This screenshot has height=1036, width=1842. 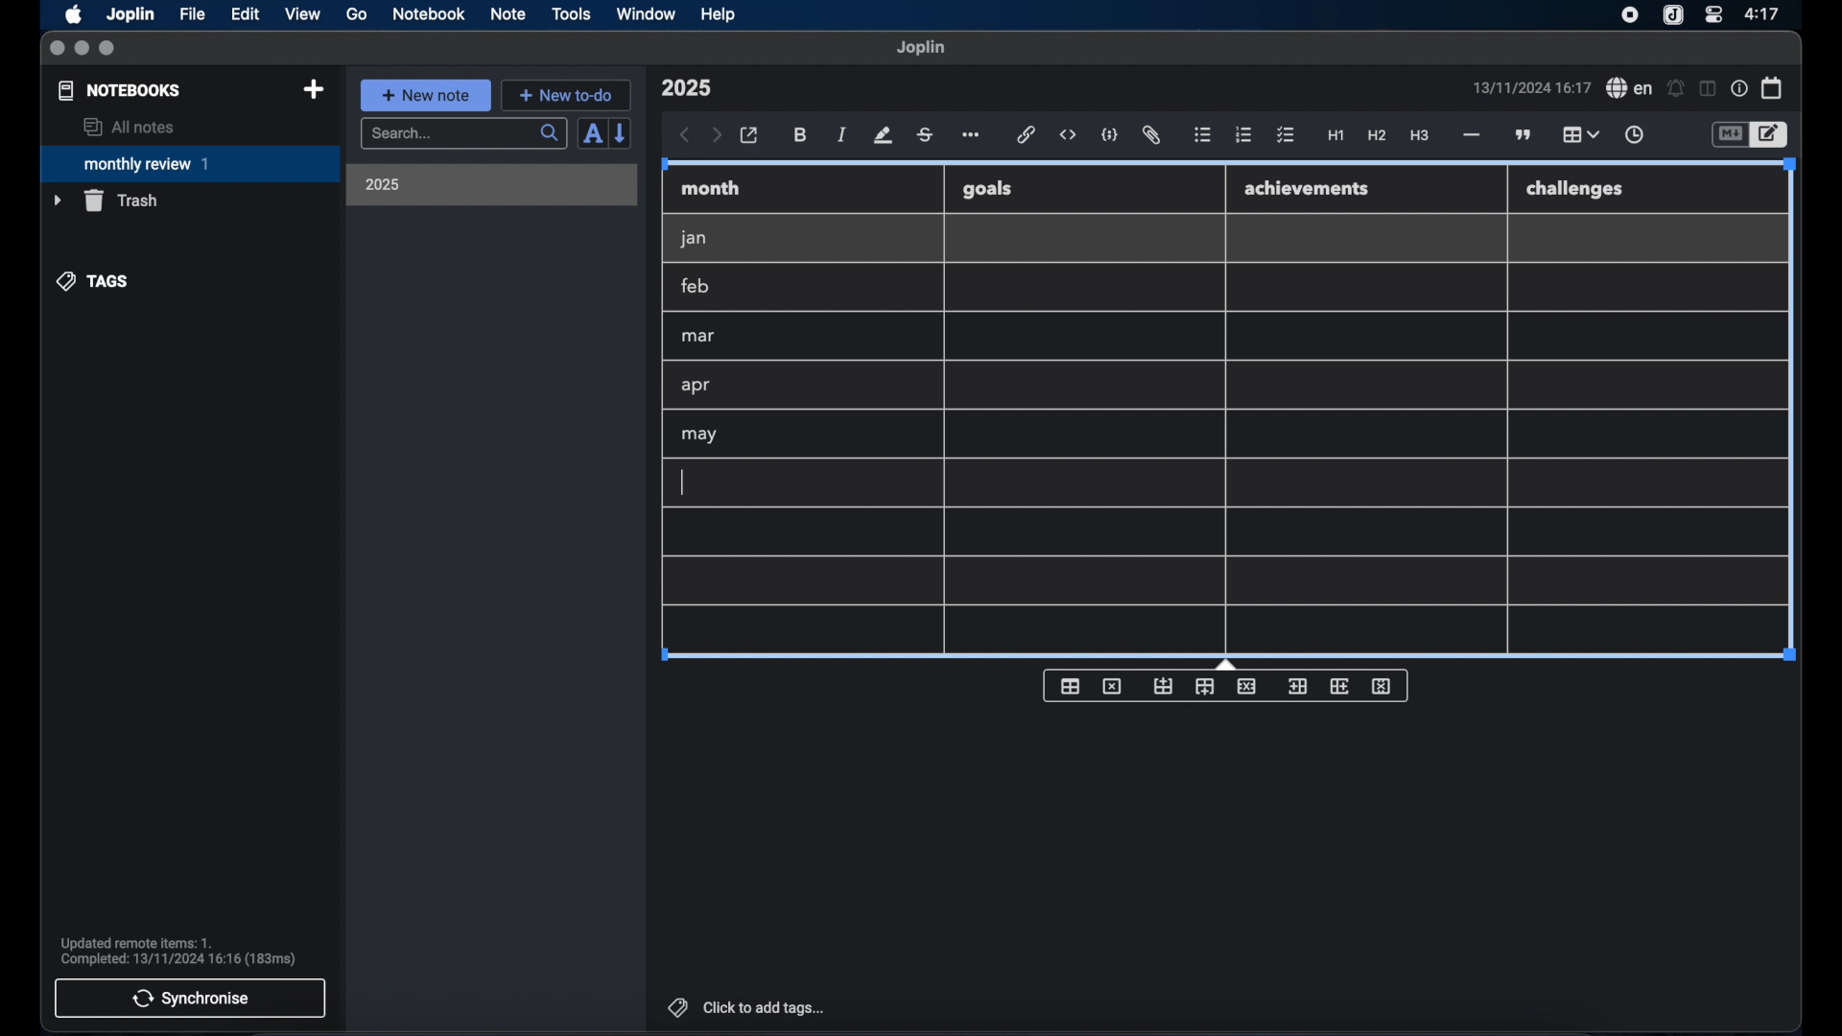 What do you see at coordinates (1286, 136) in the screenshot?
I see `check  list` at bounding box center [1286, 136].